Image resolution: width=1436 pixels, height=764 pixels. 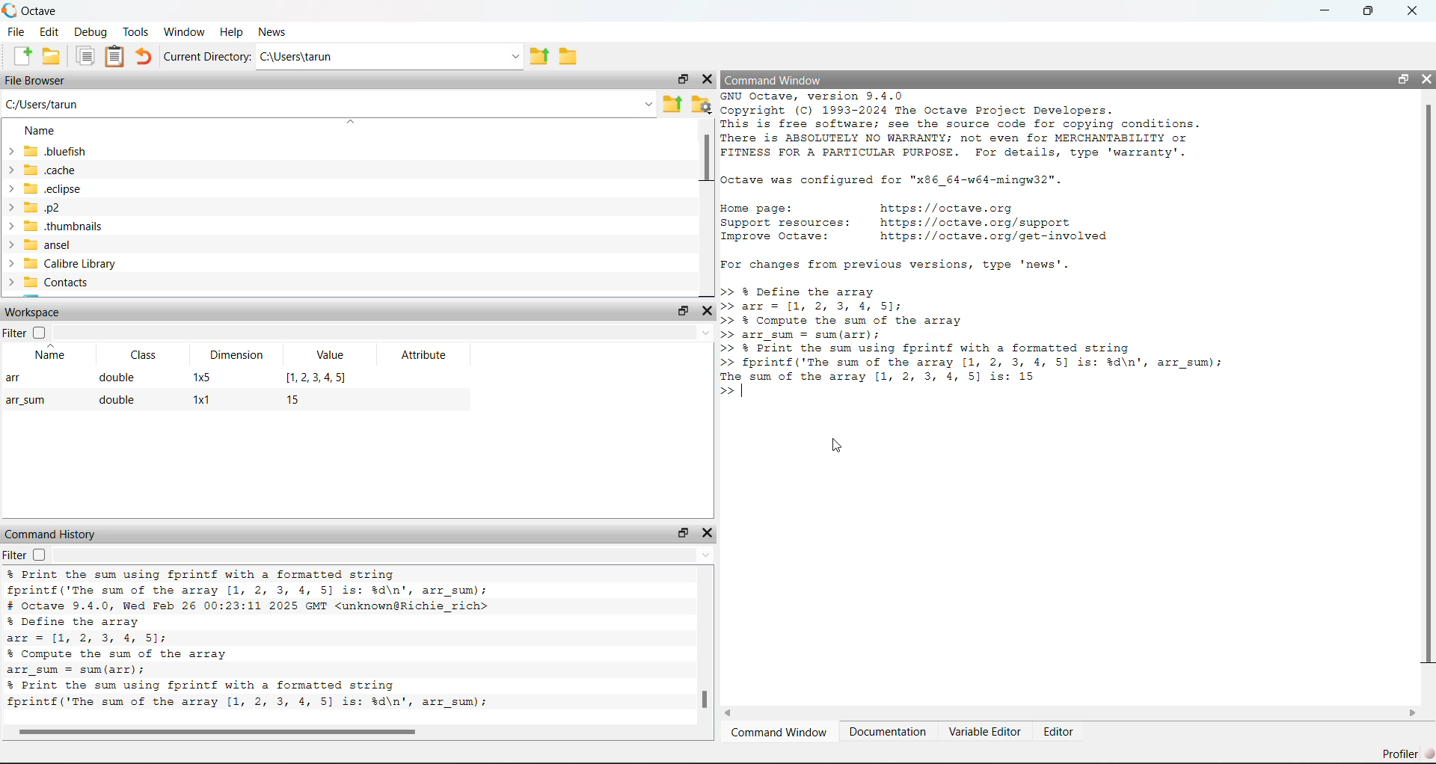 I want to click on Copy, so click(x=87, y=56).